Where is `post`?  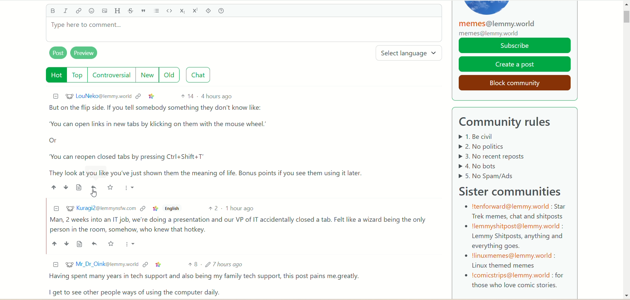
post is located at coordinates (56, 54).